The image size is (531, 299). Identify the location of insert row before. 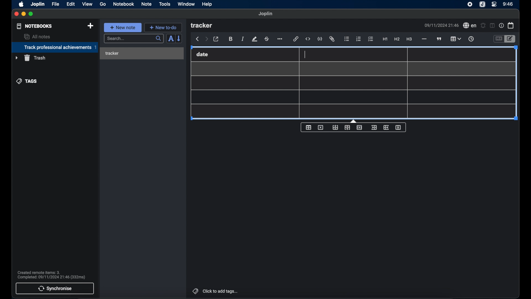
(335, 127).